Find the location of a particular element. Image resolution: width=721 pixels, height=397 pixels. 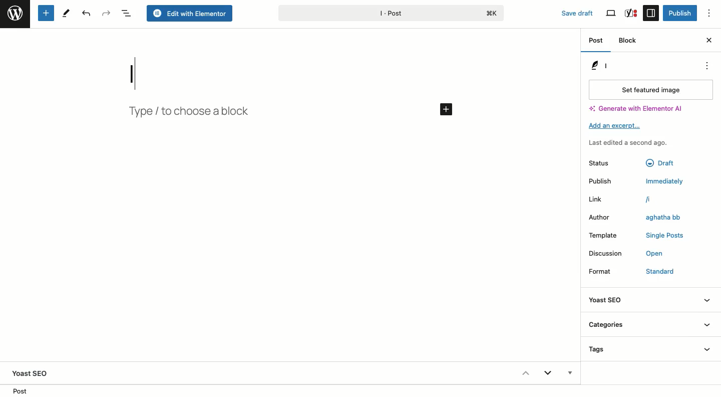

Post is located at coordinates (597, 42).